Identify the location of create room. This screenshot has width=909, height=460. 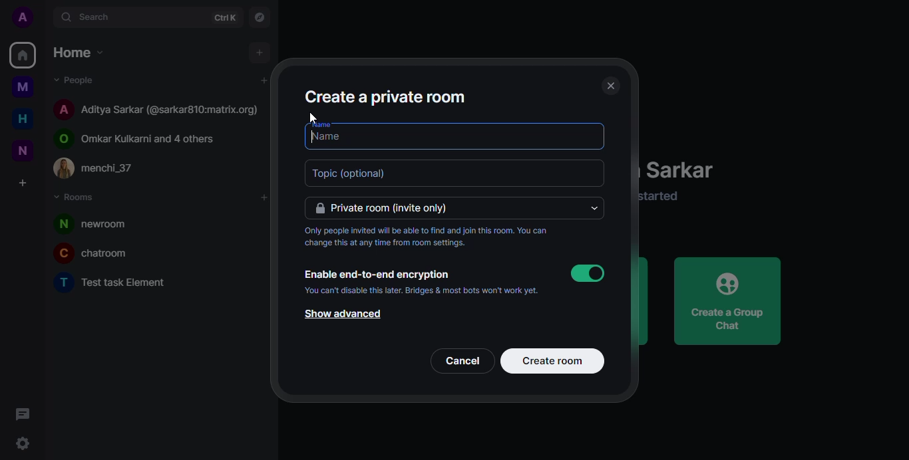
(552, 360).